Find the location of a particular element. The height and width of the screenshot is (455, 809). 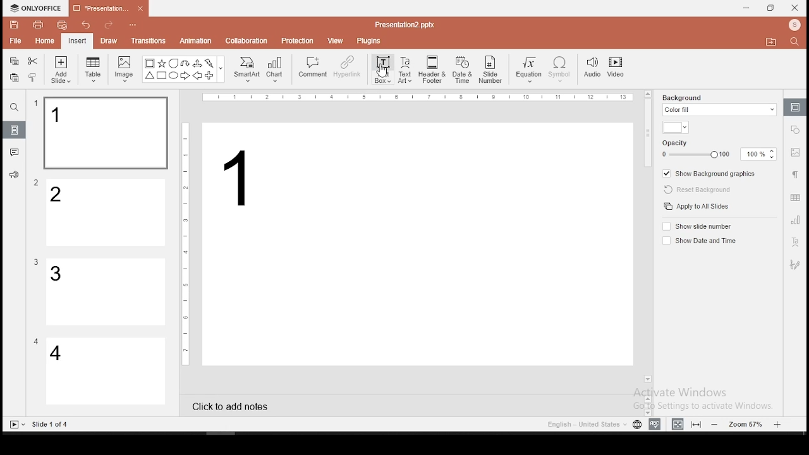

show background graphics on/off is located at coordinates (709, 174).